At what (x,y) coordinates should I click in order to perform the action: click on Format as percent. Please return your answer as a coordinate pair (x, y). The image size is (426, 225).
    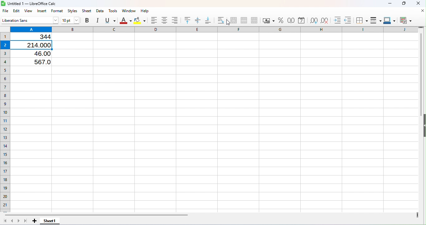
    Looking at the image, I should click on (280, 21).